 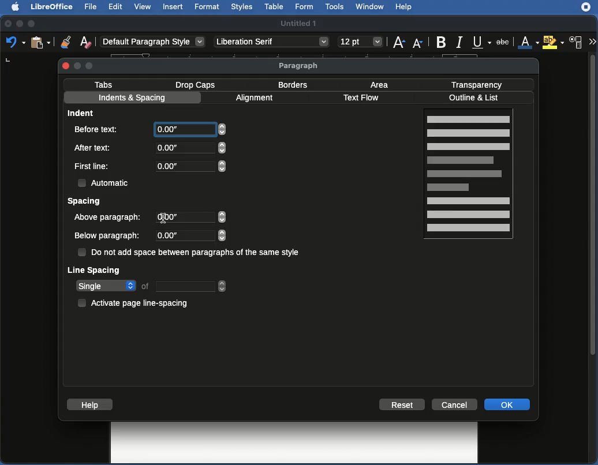 What do you see at coordinates (300, 22) in the screenshot?
I see `Untitled 1` at bounding box center [300, 22].